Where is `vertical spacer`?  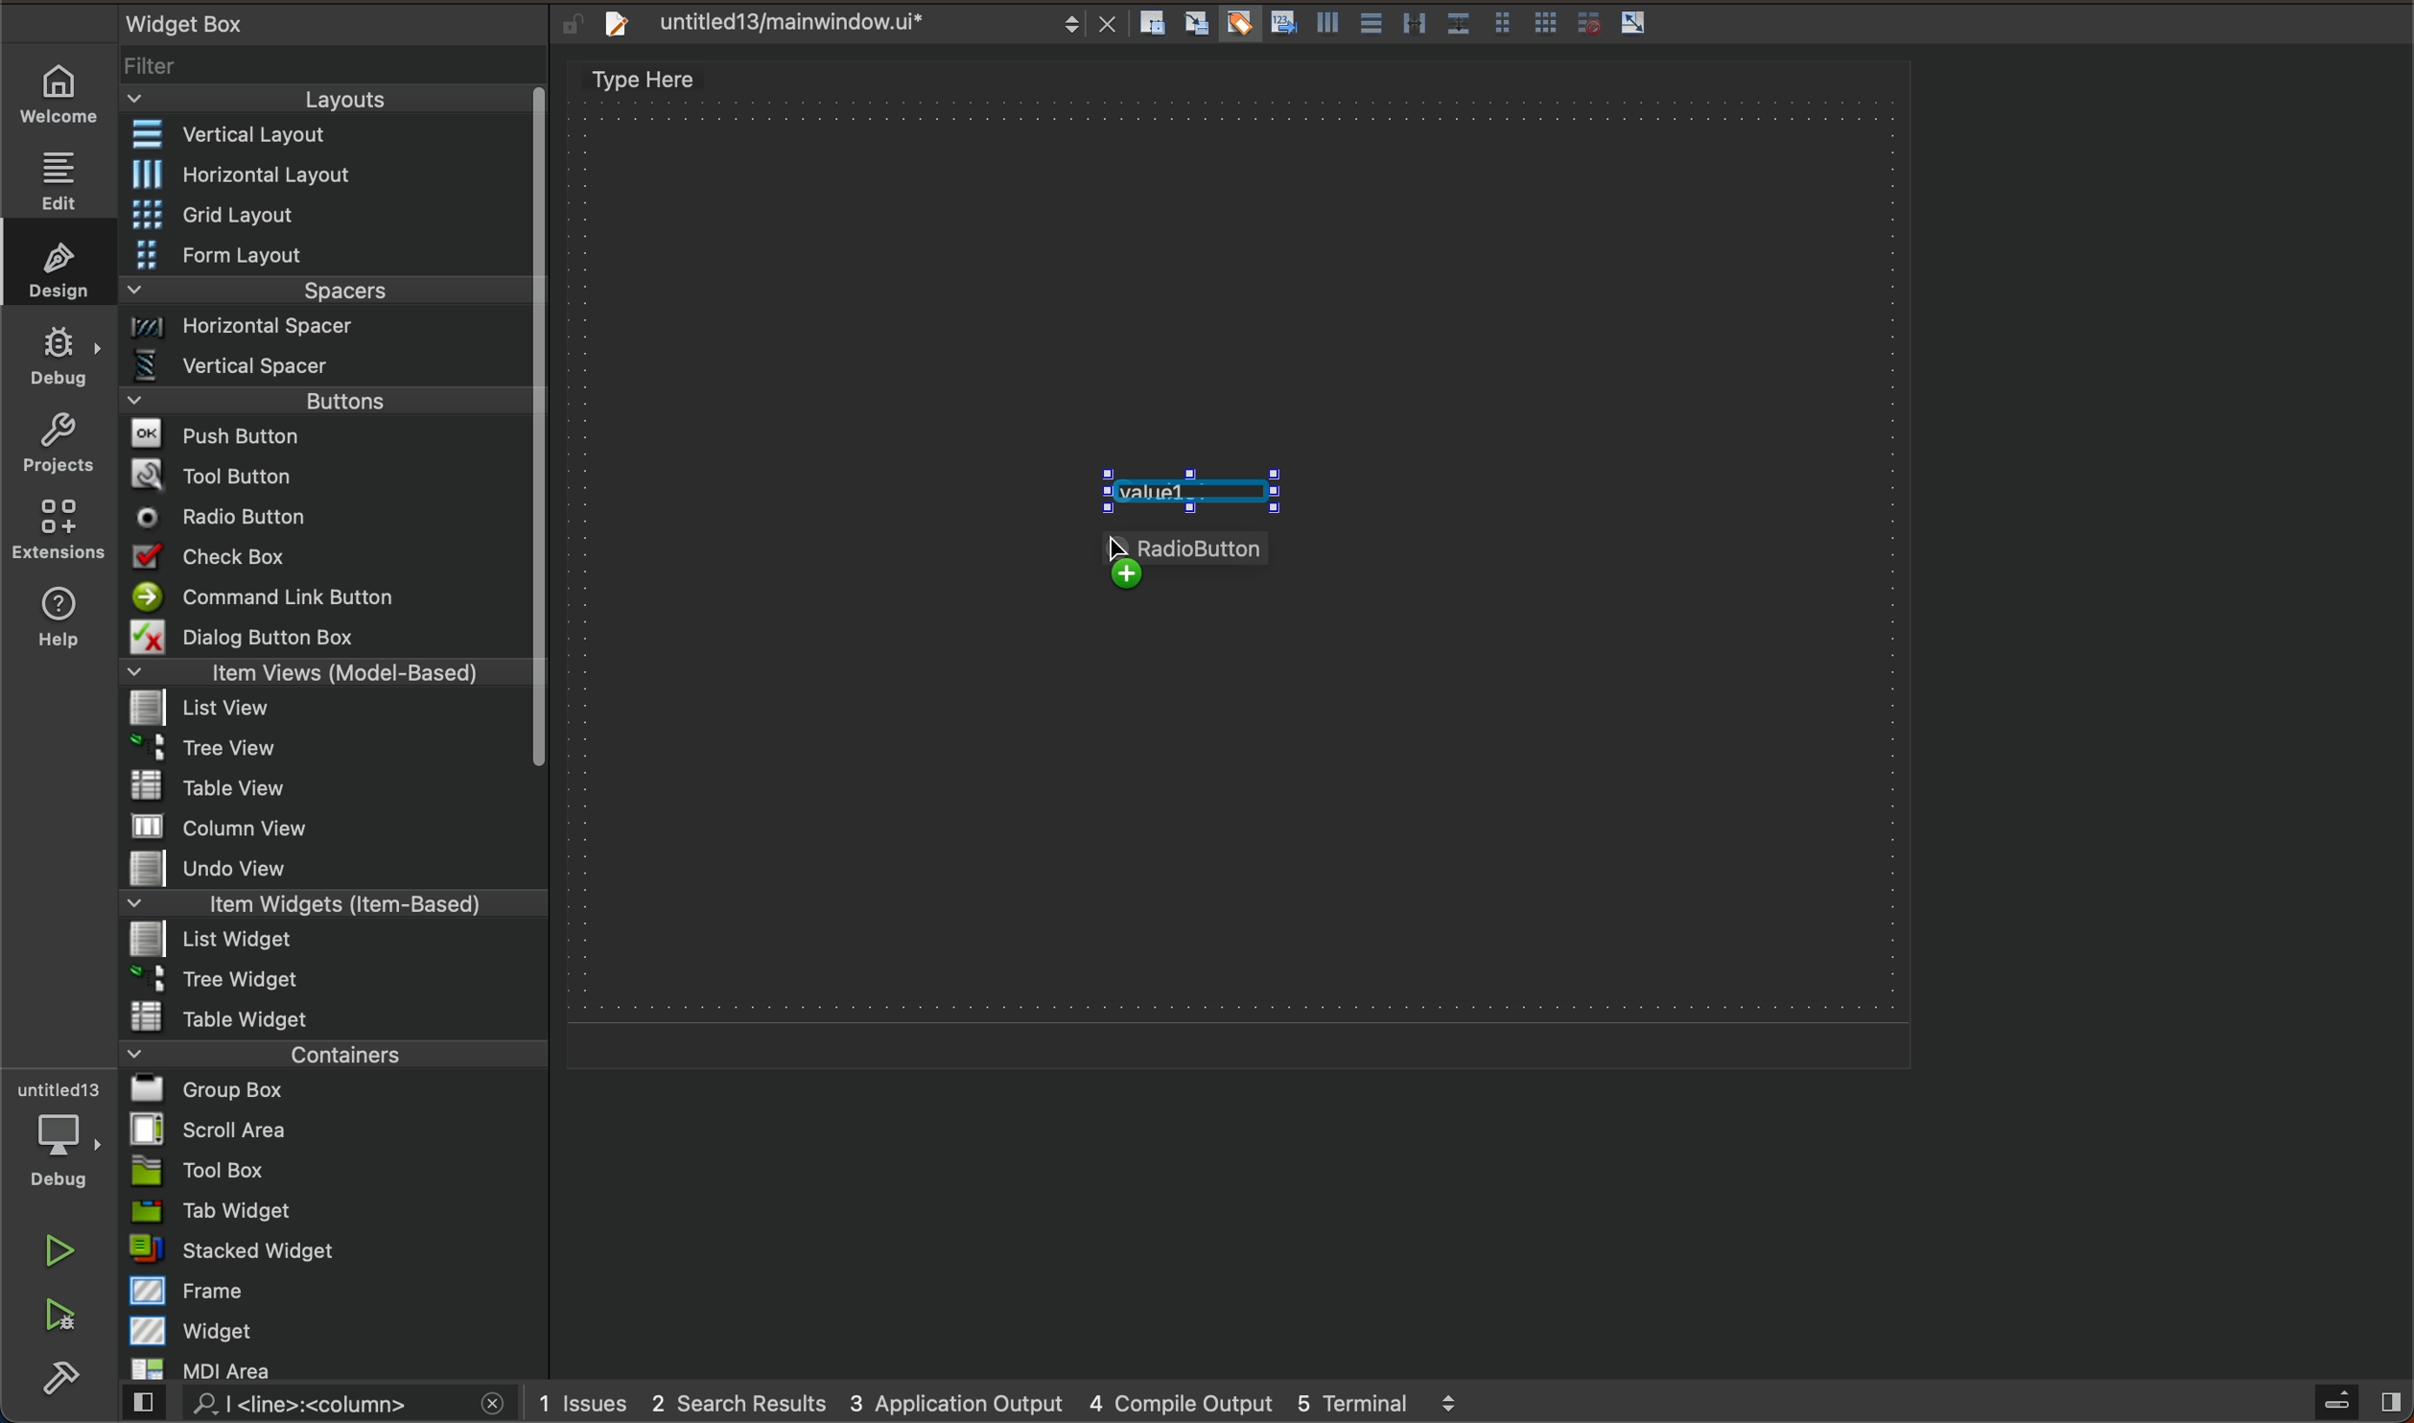 vertical spacer is located at coordinates (325, 370).